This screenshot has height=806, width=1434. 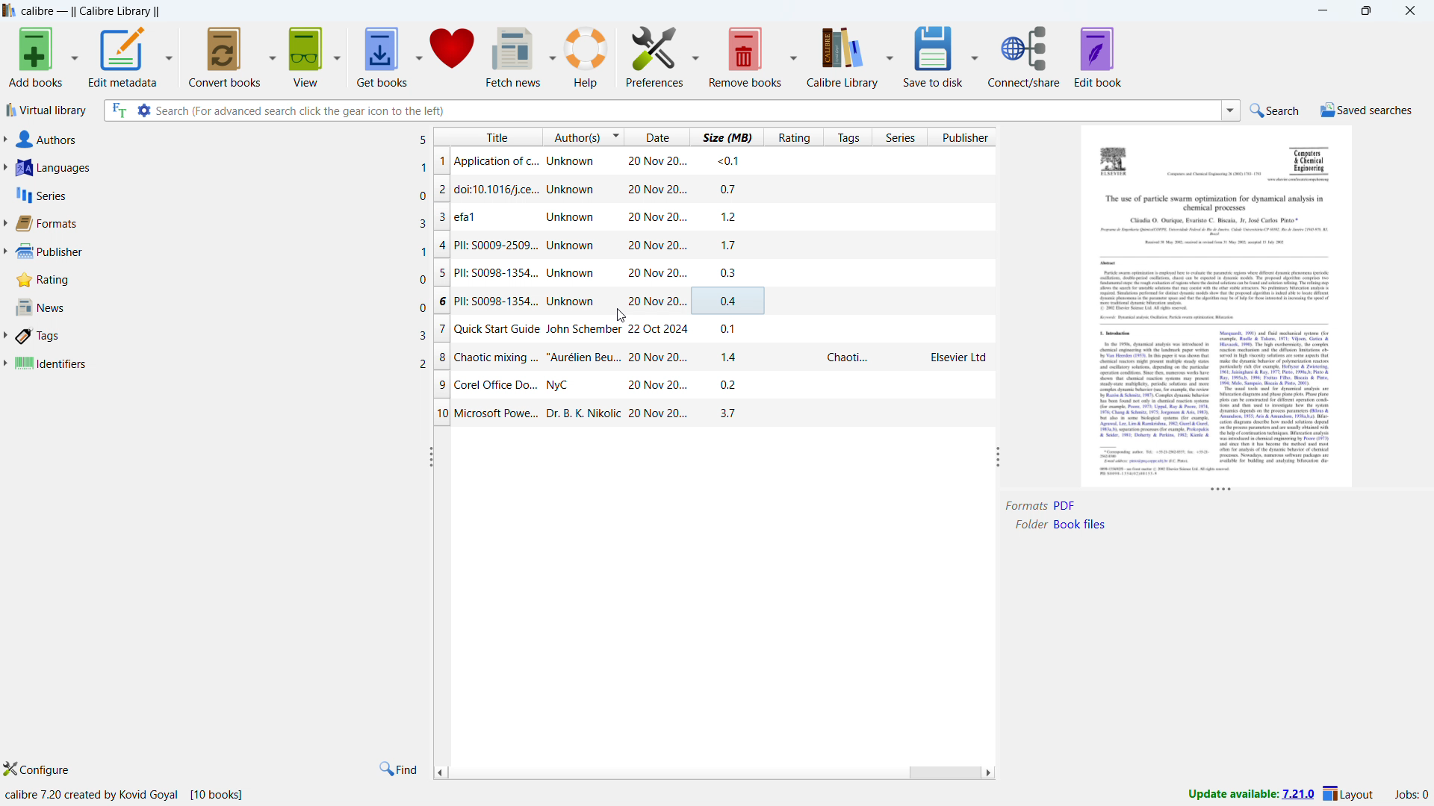 I want to click on 7.21.0, so click(x=1298, y=796).